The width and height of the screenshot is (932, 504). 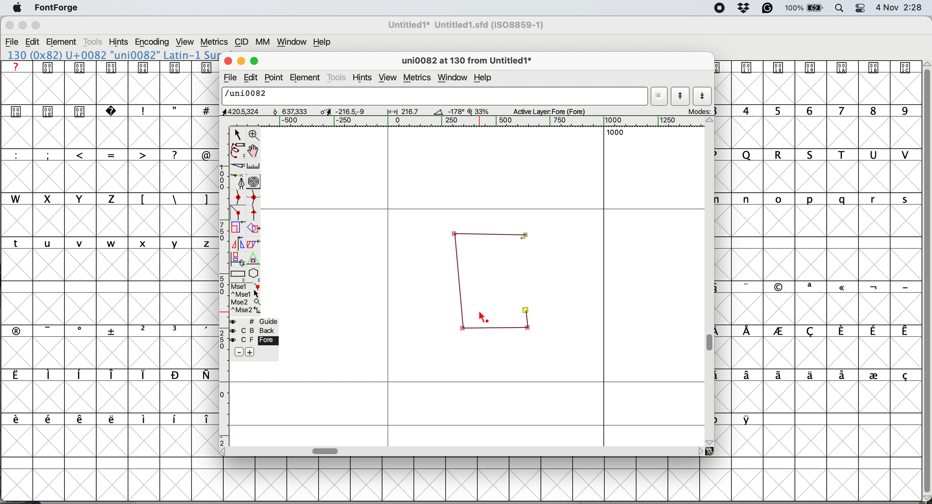 What do you see at coordinates (464, 25) in the screenshot?
I see `File name` at bounding box center [464, 25].